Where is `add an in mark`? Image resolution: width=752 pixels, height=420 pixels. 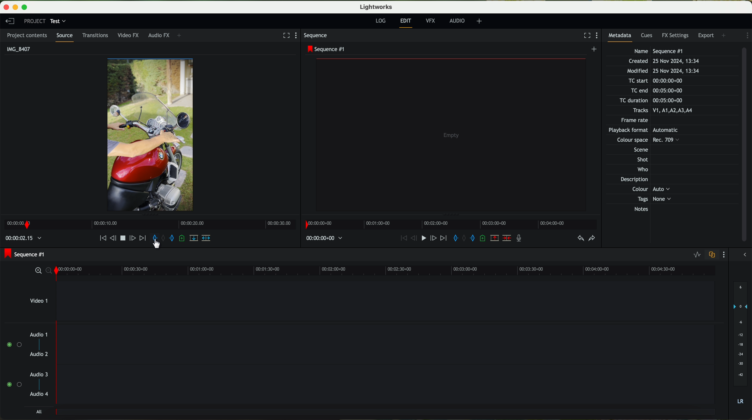 add an in mark is located at coordinates (156, 239).